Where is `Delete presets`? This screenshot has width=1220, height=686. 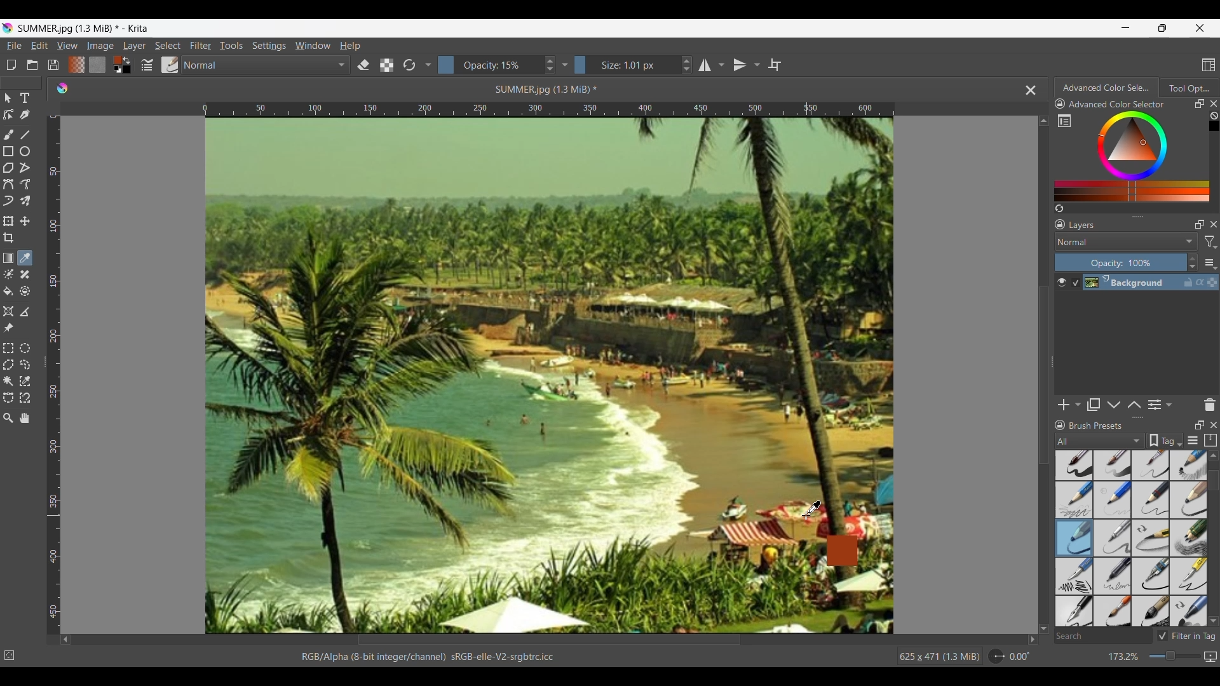 Delete presets is located at coordinates (1210, 405).